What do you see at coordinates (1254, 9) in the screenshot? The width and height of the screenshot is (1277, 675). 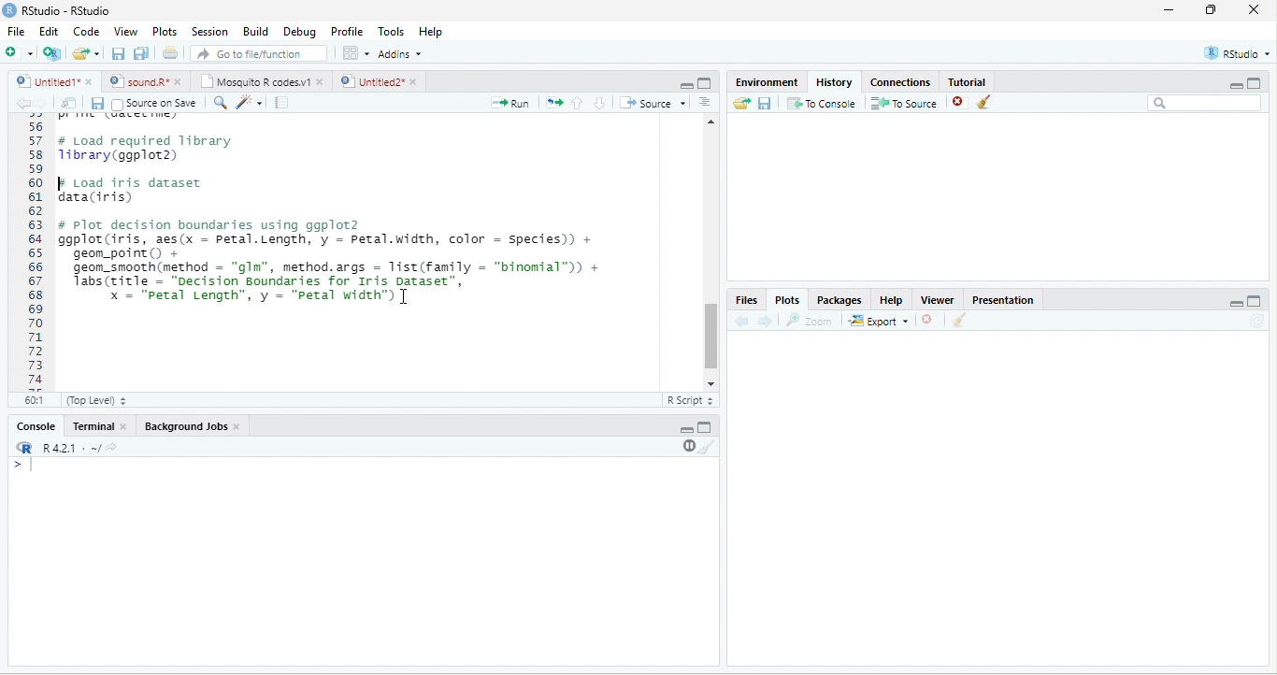 I see `close` at bounding box center [1254, 9].